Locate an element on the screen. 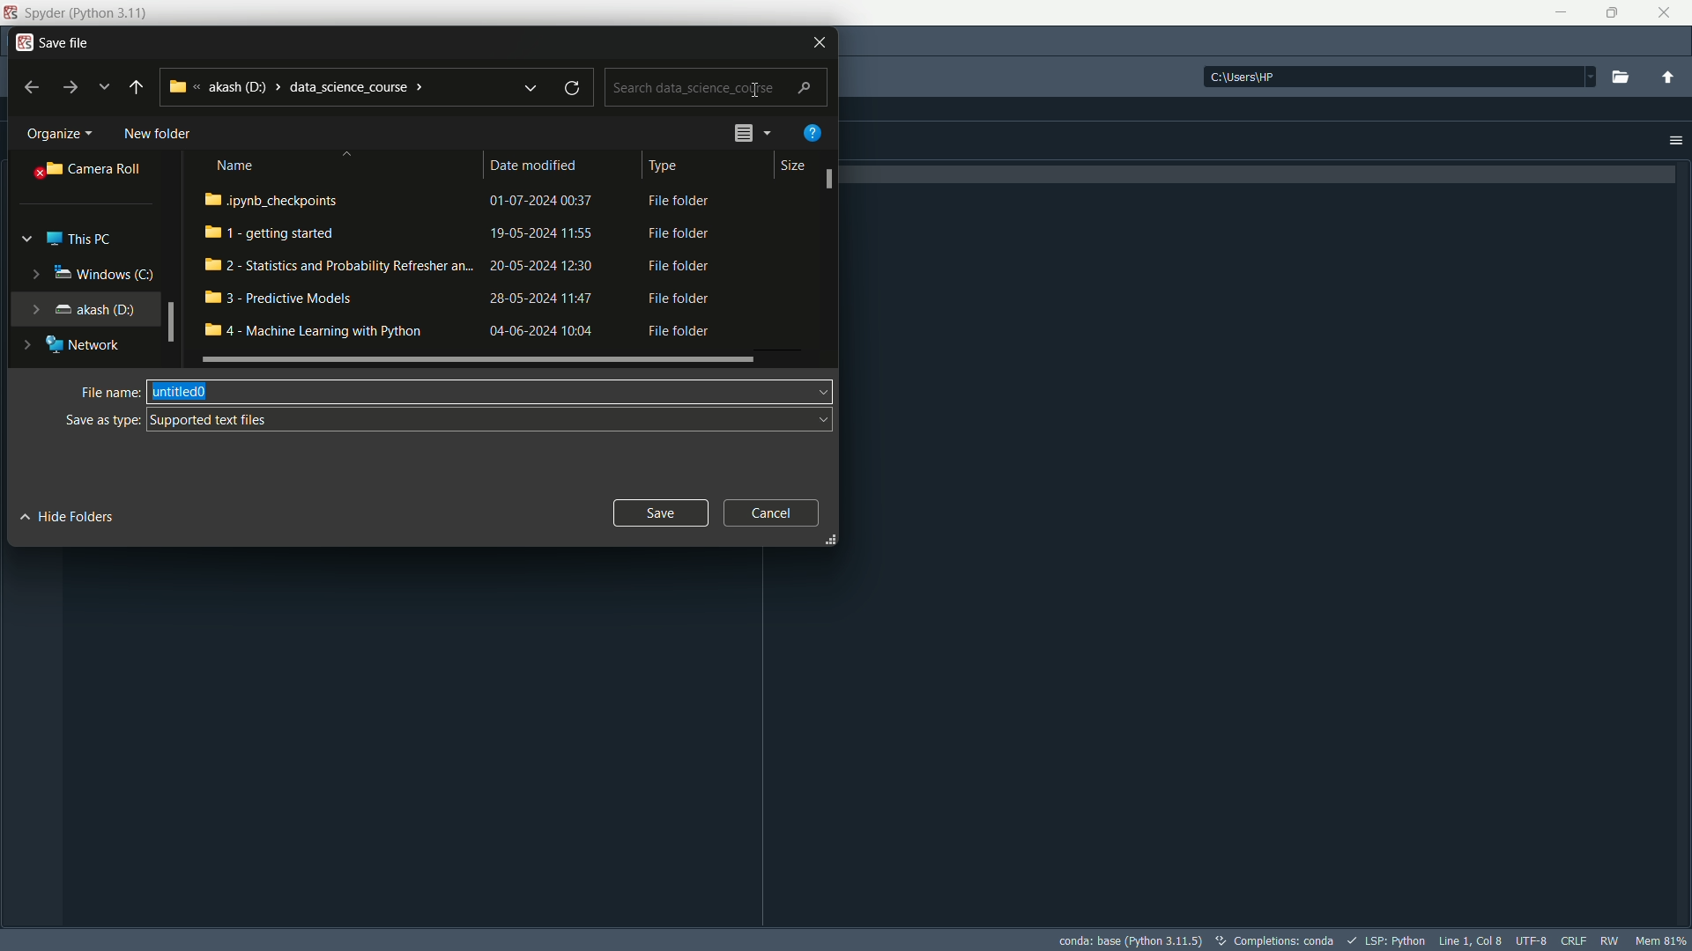 This screenshot has width=1692, height=951. forward is located at coordinates (69, 88).